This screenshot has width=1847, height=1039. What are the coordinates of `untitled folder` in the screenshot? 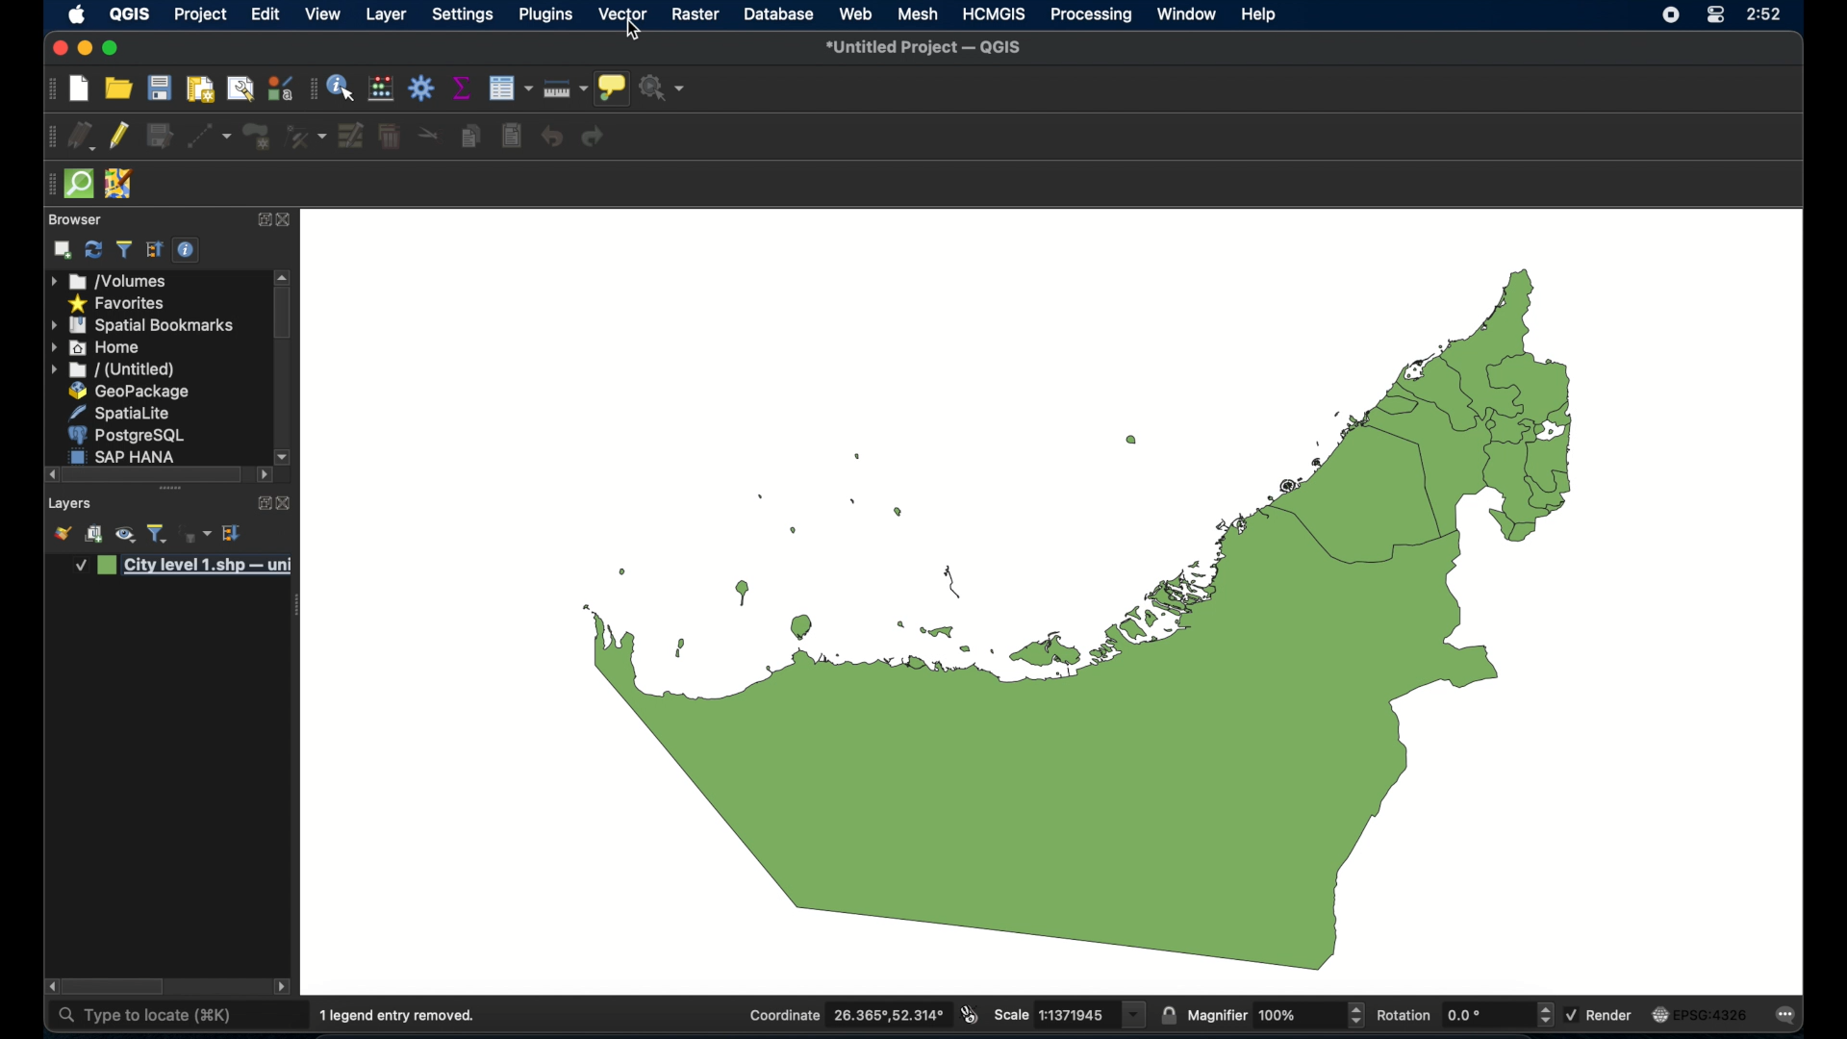 It's located at (115, 370).